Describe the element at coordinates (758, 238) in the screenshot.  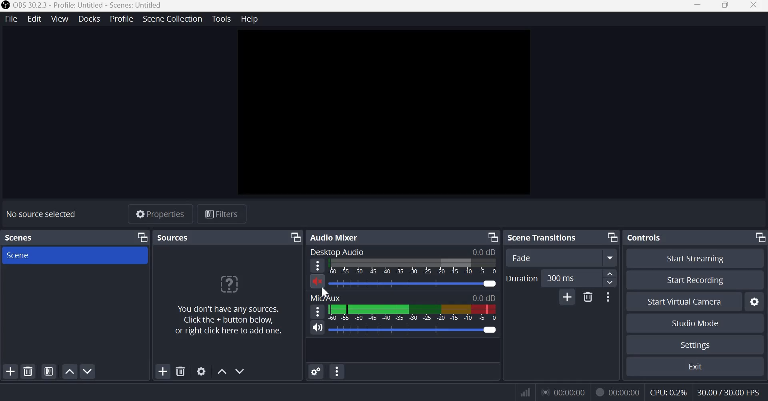
I see `Dock Options icon` at that location.